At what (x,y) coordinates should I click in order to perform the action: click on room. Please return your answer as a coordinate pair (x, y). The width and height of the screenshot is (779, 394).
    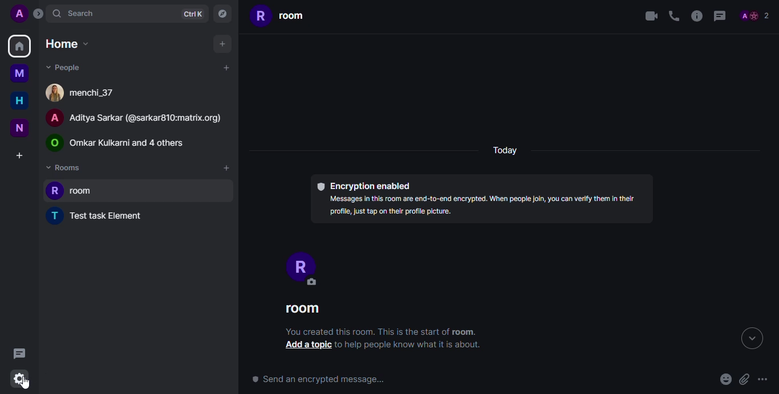
    Looking at the image, I should click on (279, 15).